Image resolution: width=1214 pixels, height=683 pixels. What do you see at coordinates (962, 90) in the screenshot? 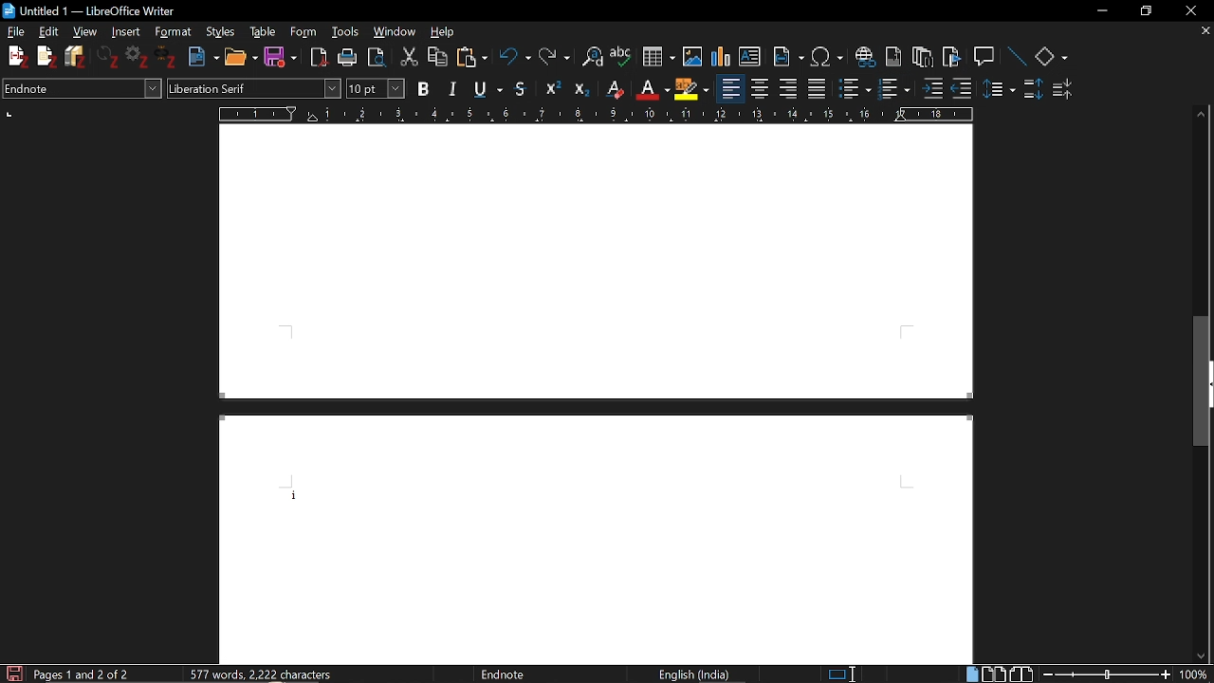
I see `Decrease indent` at bounding box center [962, 90].